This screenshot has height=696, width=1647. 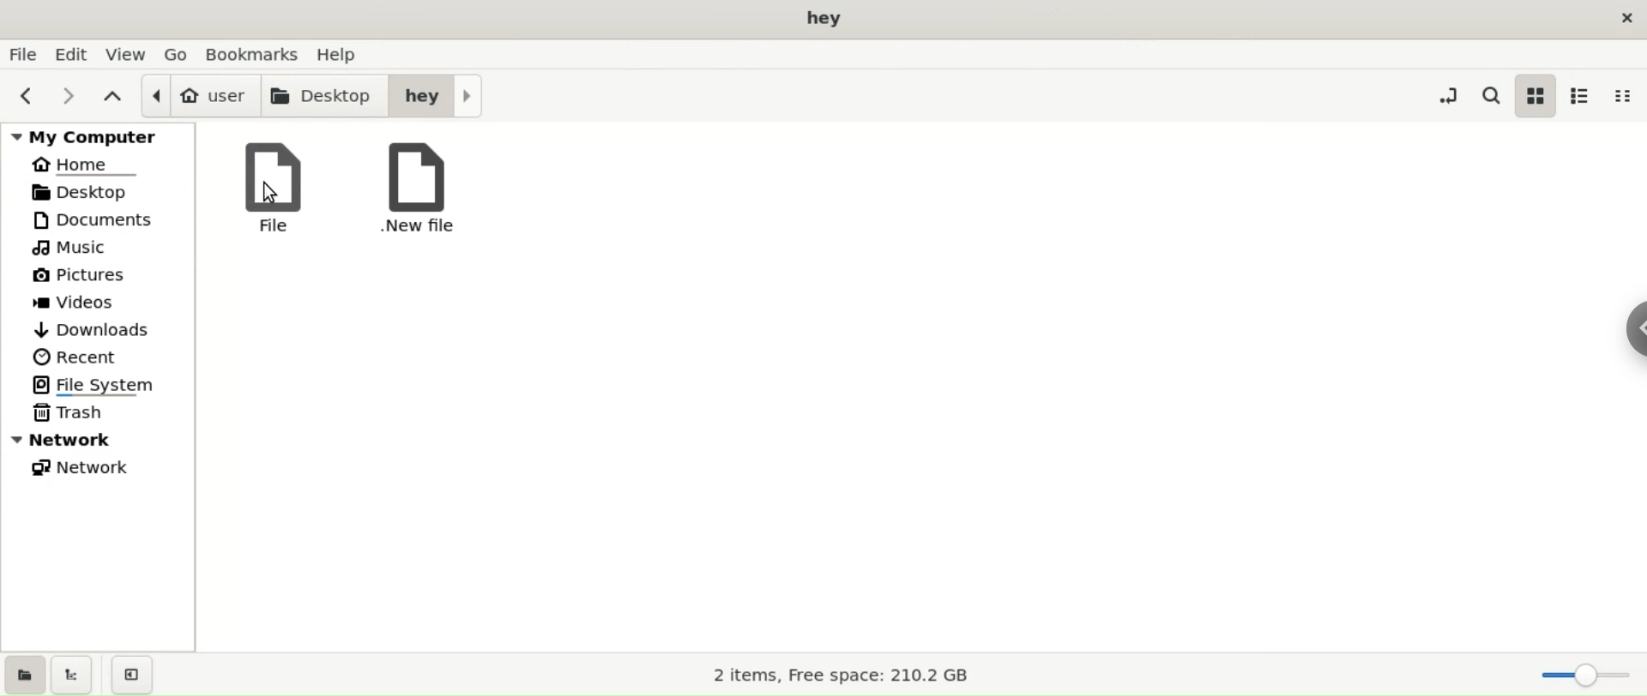 What do you see at coordinates (285, 186) in the screenshot?
I see `file` at bounding box center [285, 186].